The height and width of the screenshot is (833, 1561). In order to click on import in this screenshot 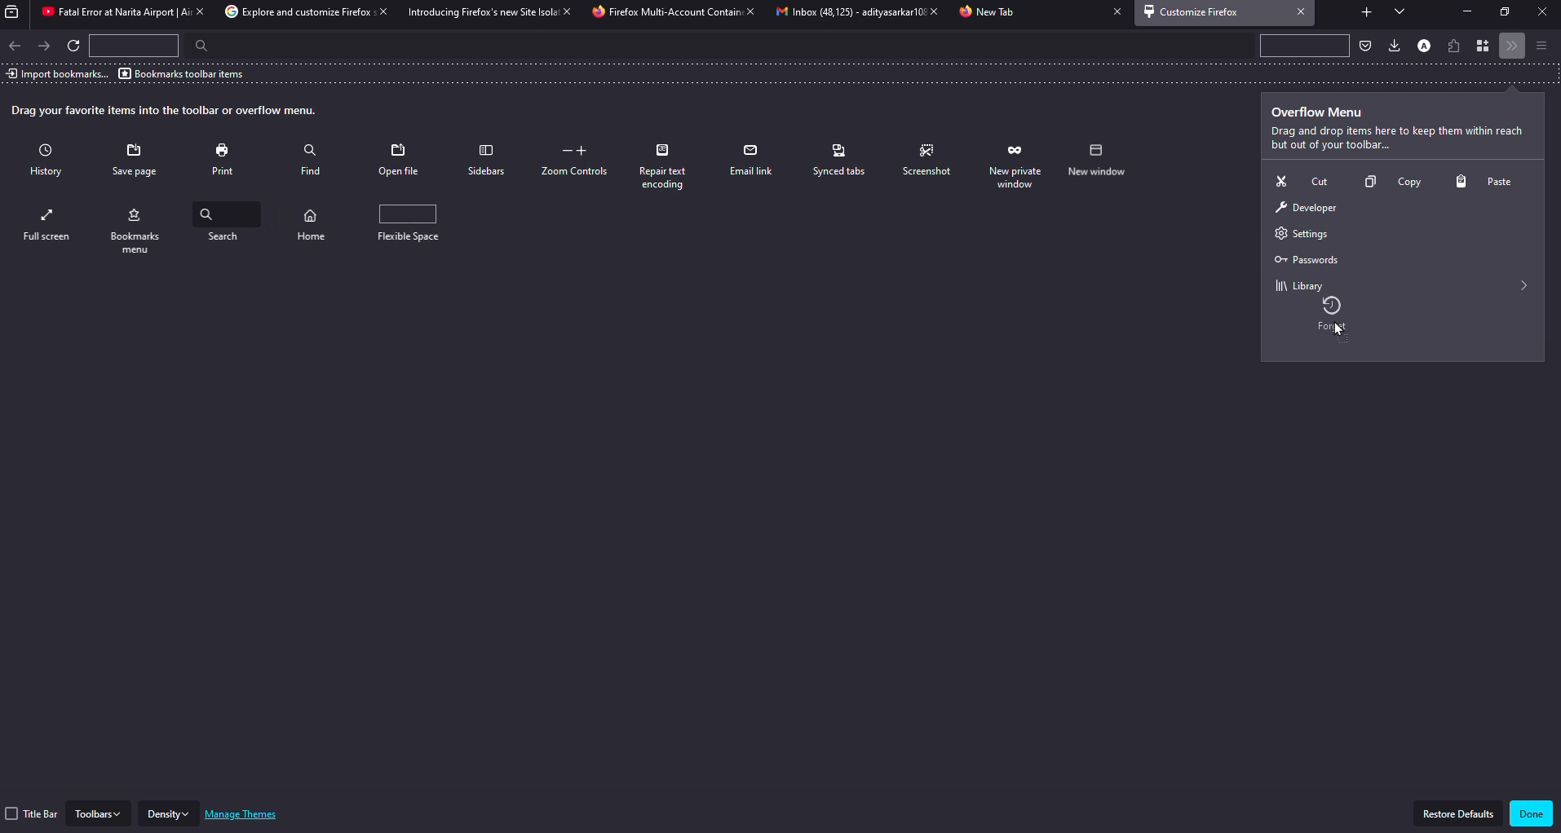, I will do `click(56, 73)`.